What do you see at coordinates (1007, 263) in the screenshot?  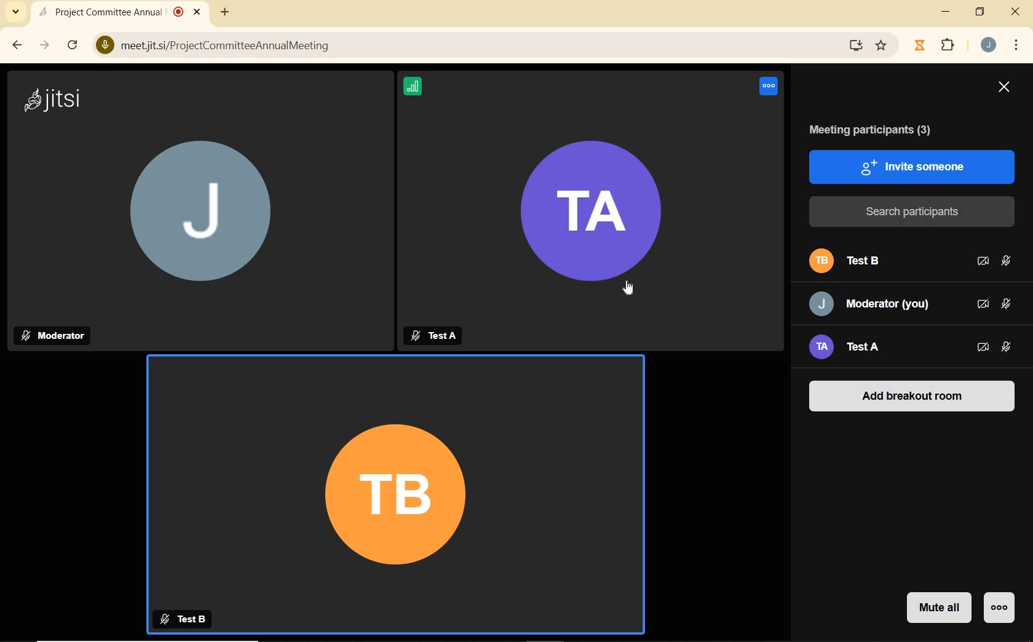 I see `MICROPHONE` at bounding box center [1007, 263].